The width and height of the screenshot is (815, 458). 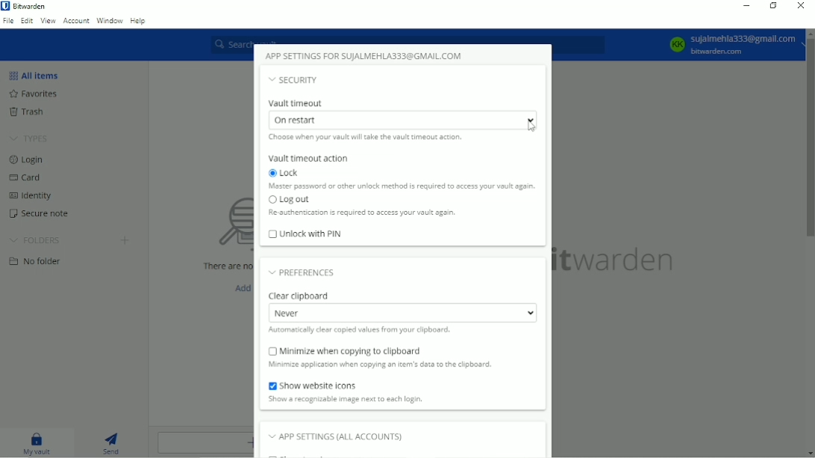 What do you see at coordinates (809, 454) in the screenshot?
I see `scroll down` at bounding box center [809, 454].